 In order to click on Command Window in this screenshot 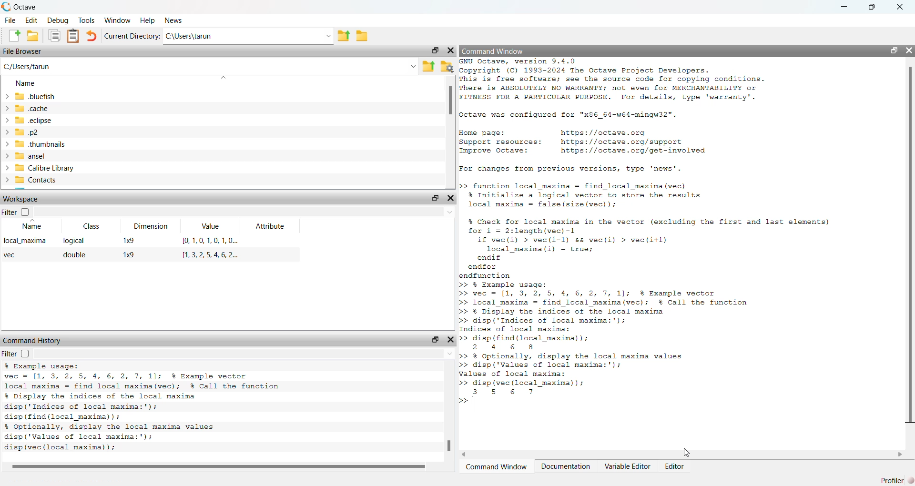, I will do `click(496, 466)`.